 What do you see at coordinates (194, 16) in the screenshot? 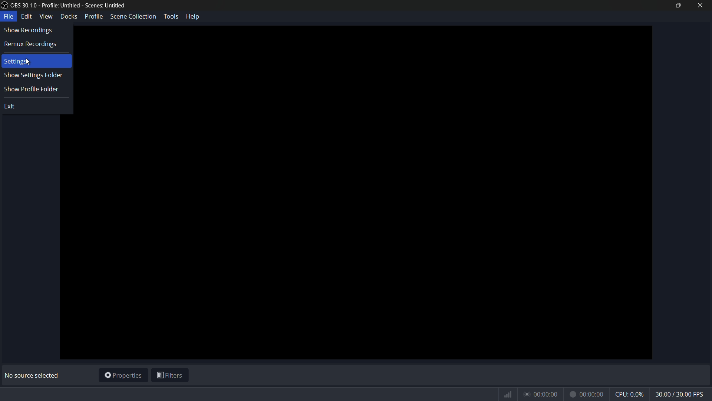
I see `help menu` at bounding box center [194, 16].